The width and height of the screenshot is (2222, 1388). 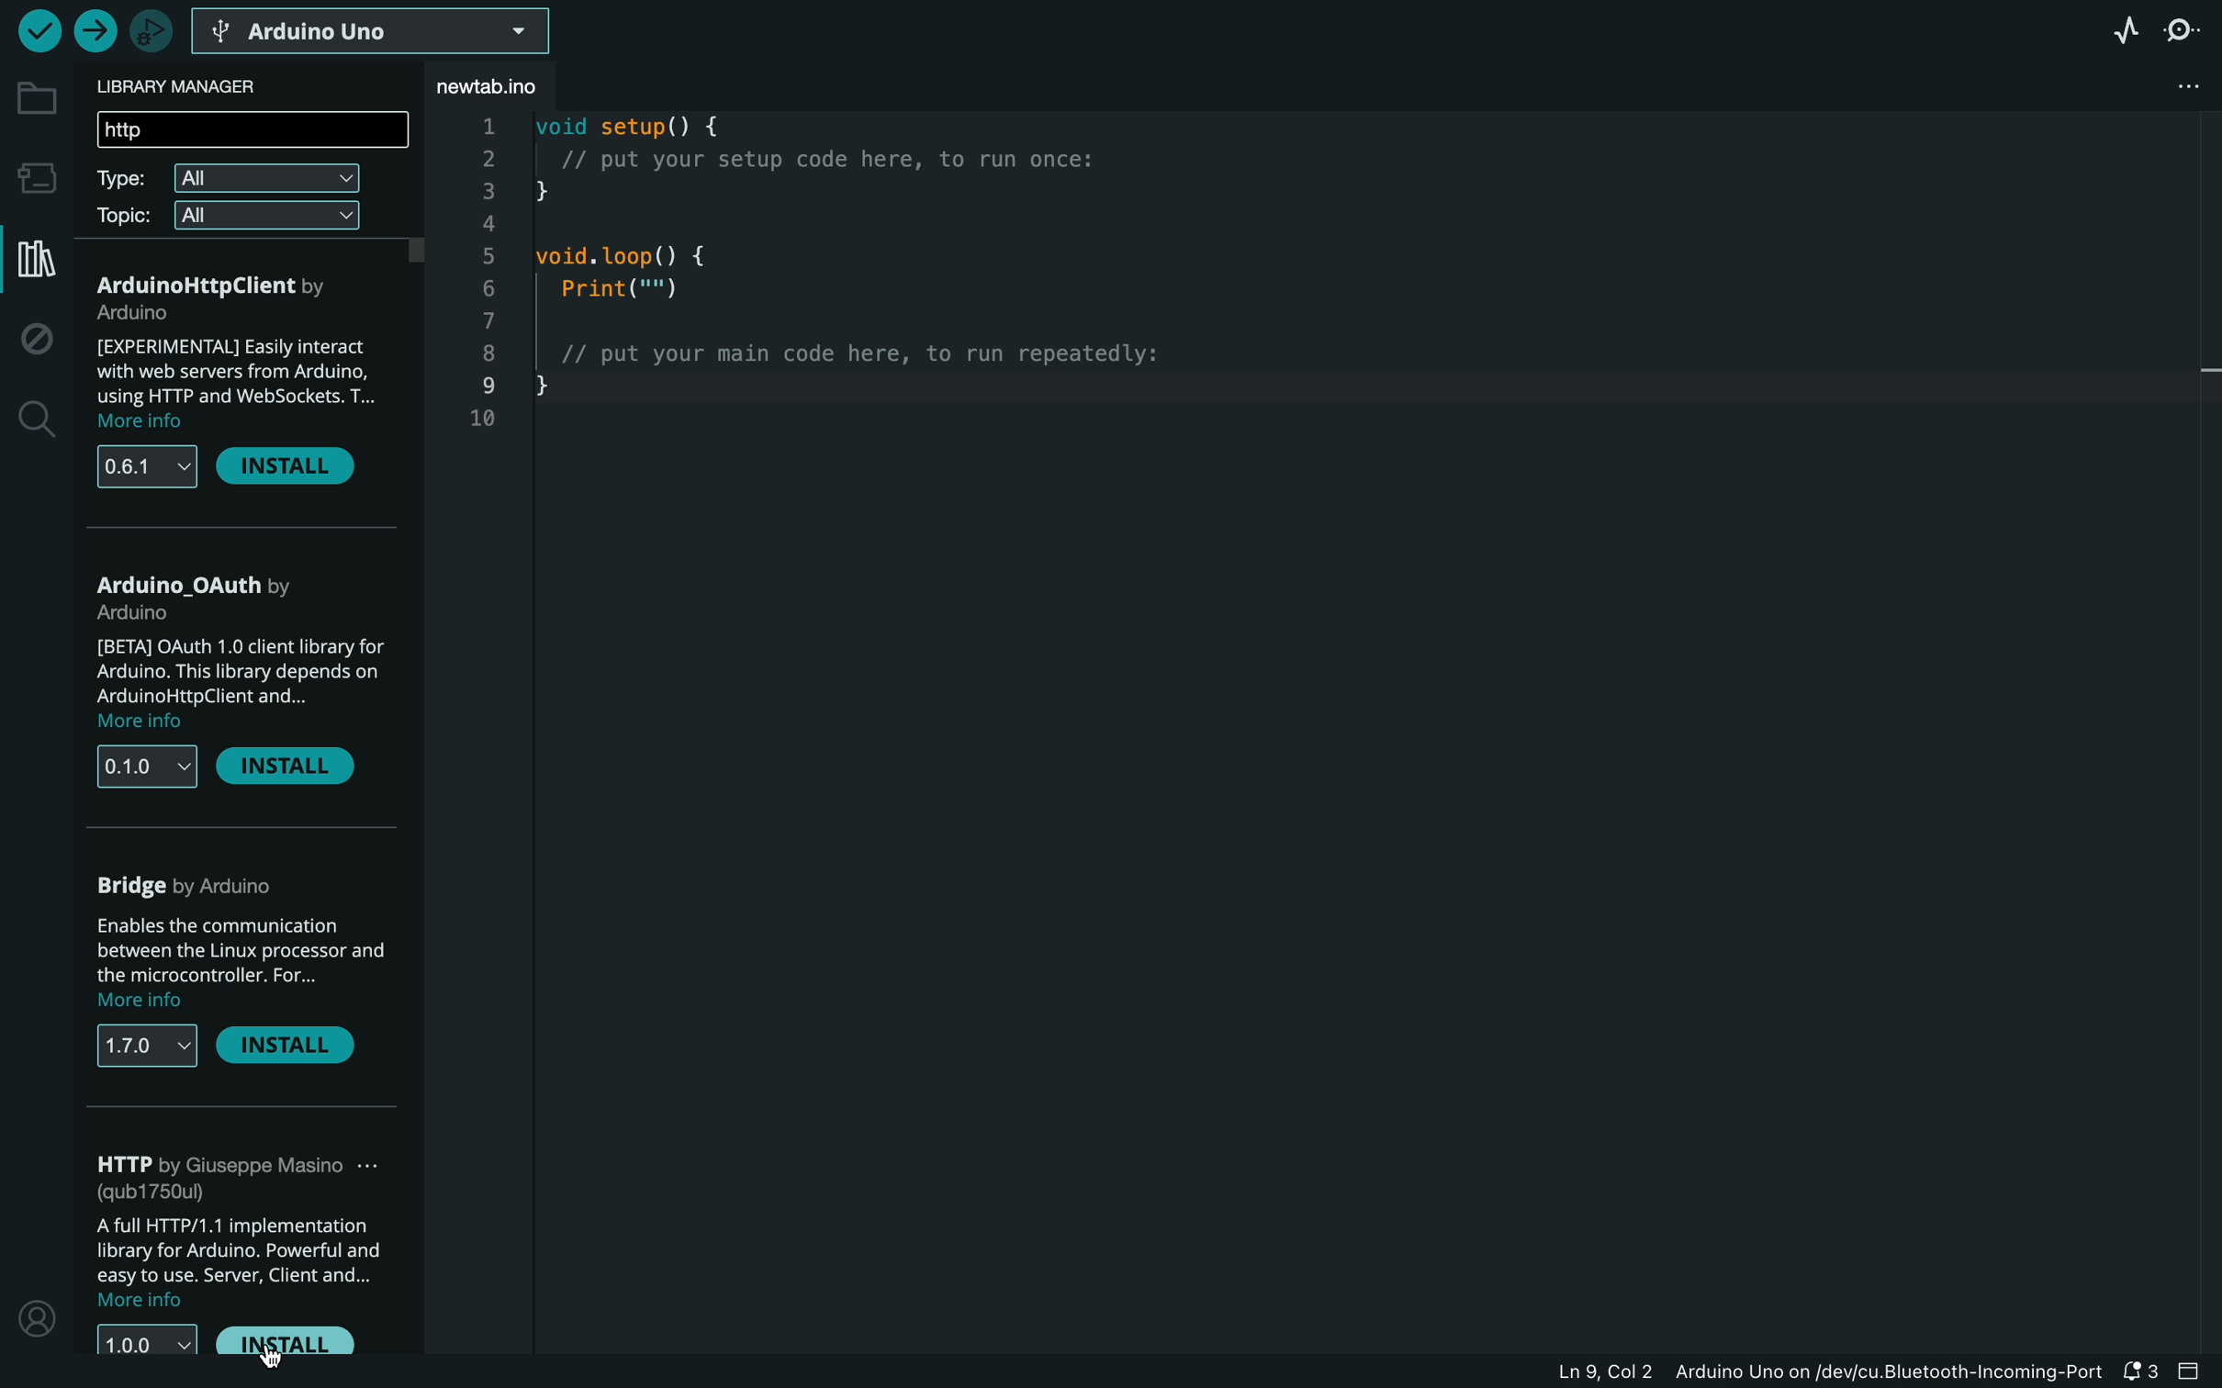 I want to click on alpc opta, so click(x=216, y=285).